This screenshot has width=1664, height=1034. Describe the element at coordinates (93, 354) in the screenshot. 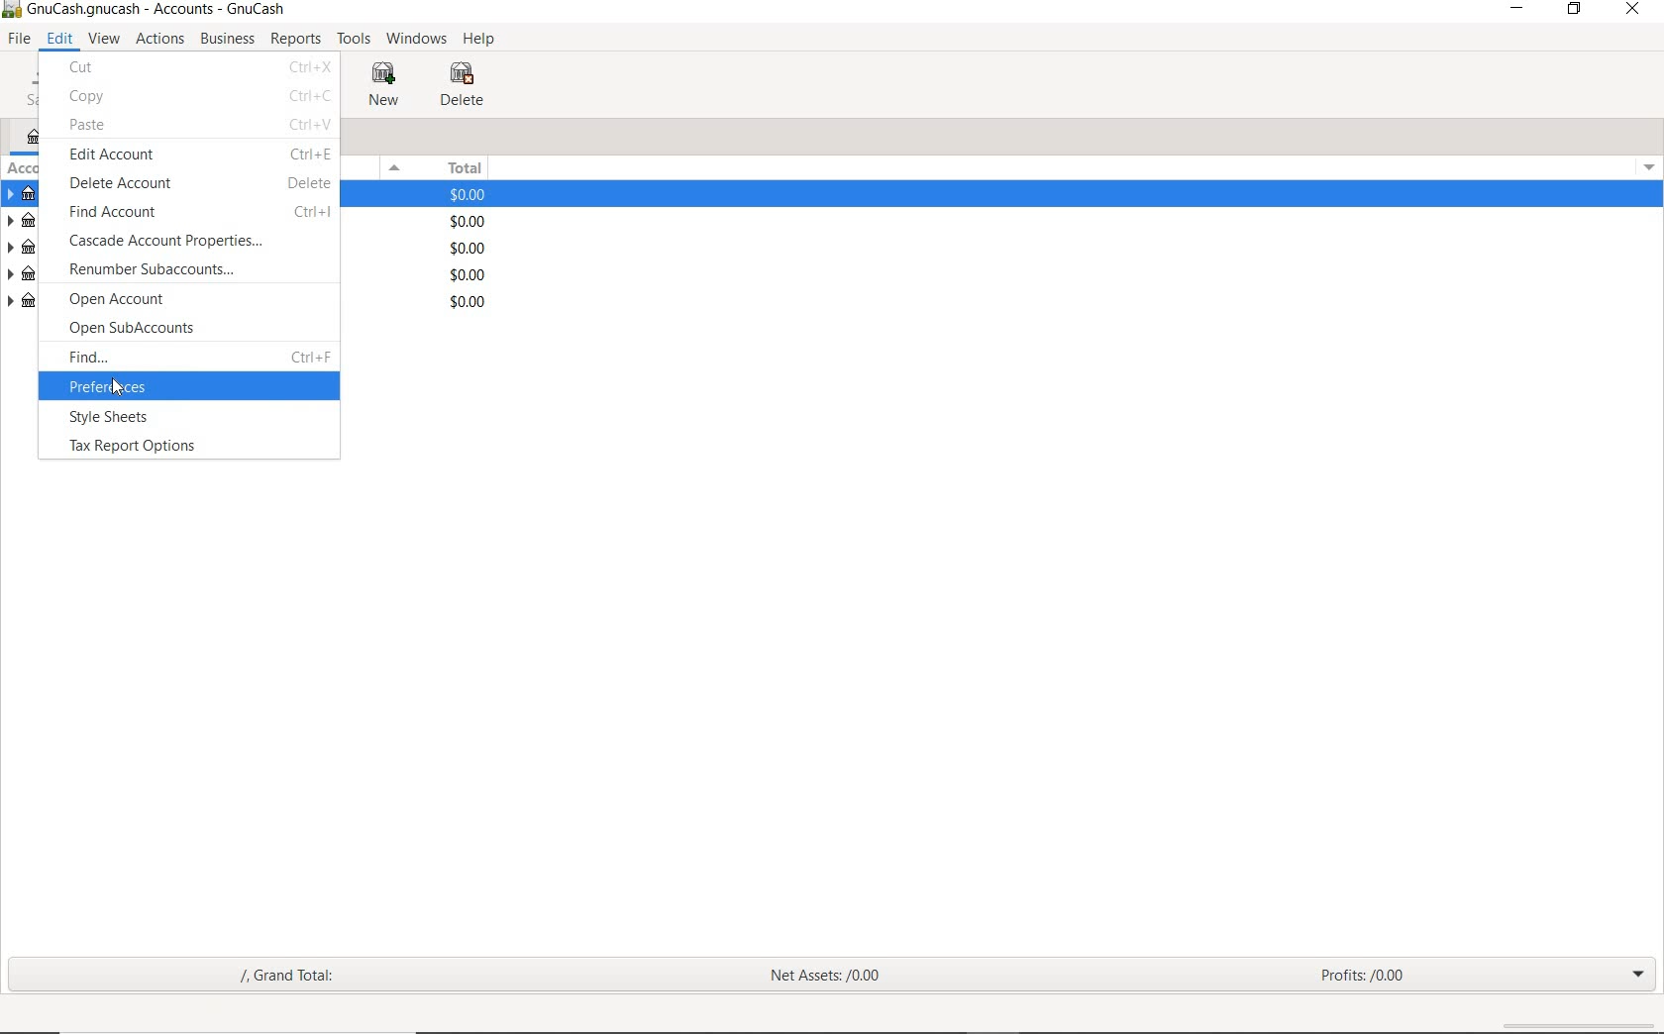

I see `find` at that location.